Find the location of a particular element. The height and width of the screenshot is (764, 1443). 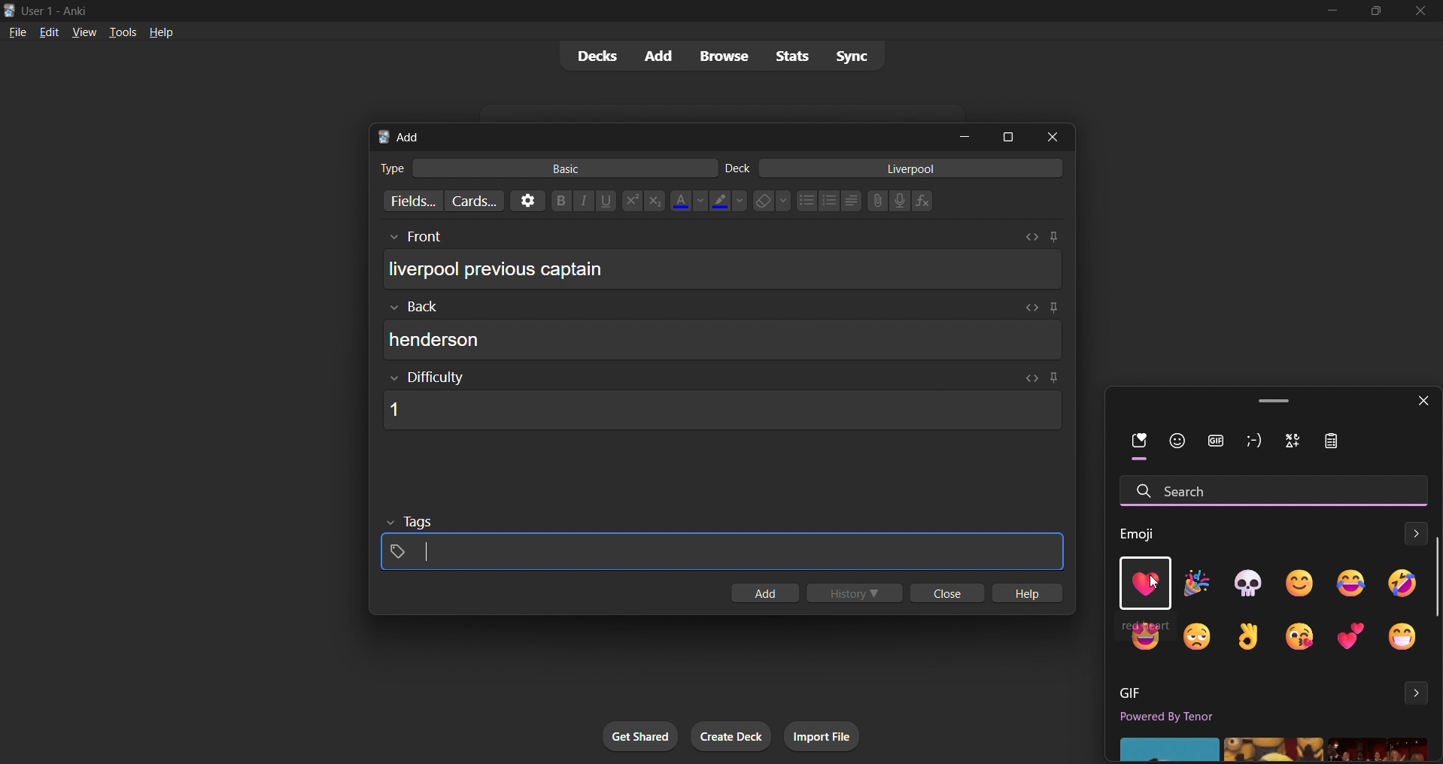

icon is located at coordinates (1254, 441).